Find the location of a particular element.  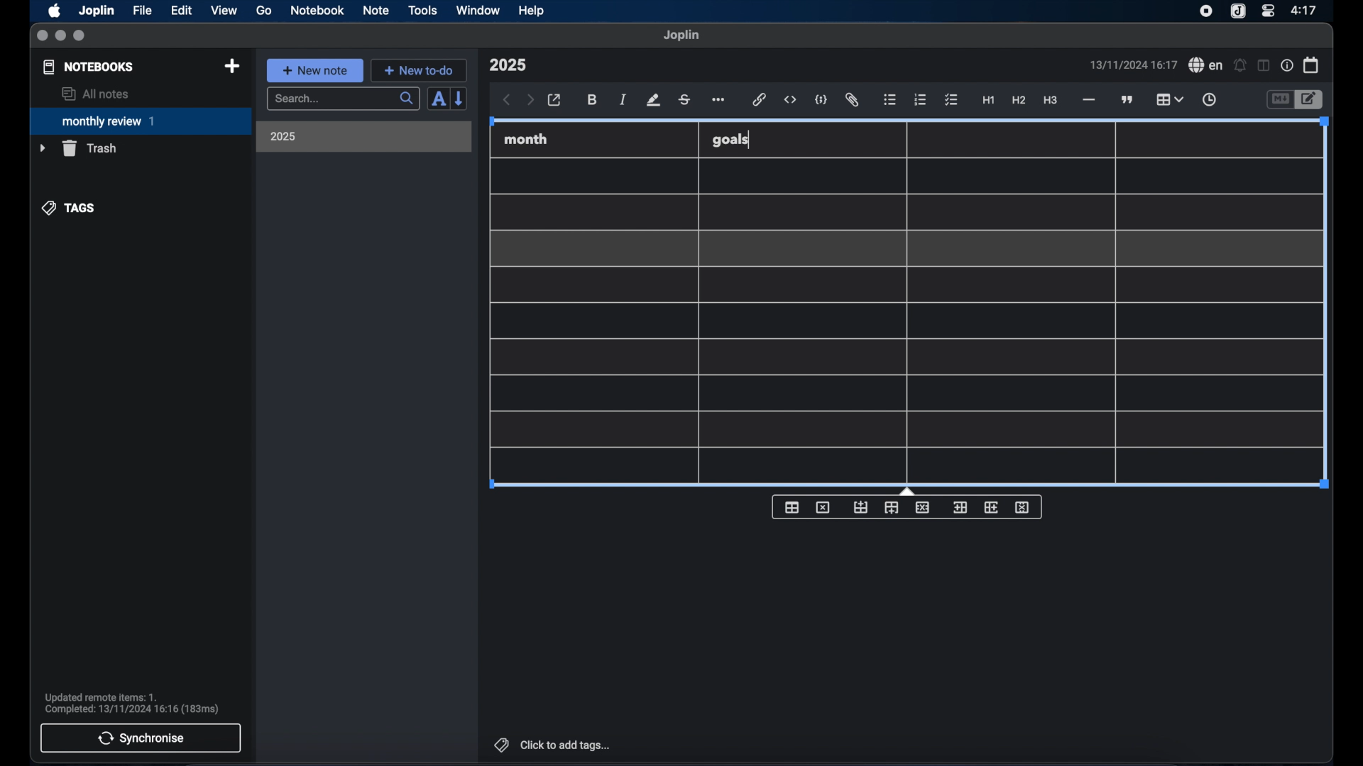

delete row is located at coordinates (924, 506).